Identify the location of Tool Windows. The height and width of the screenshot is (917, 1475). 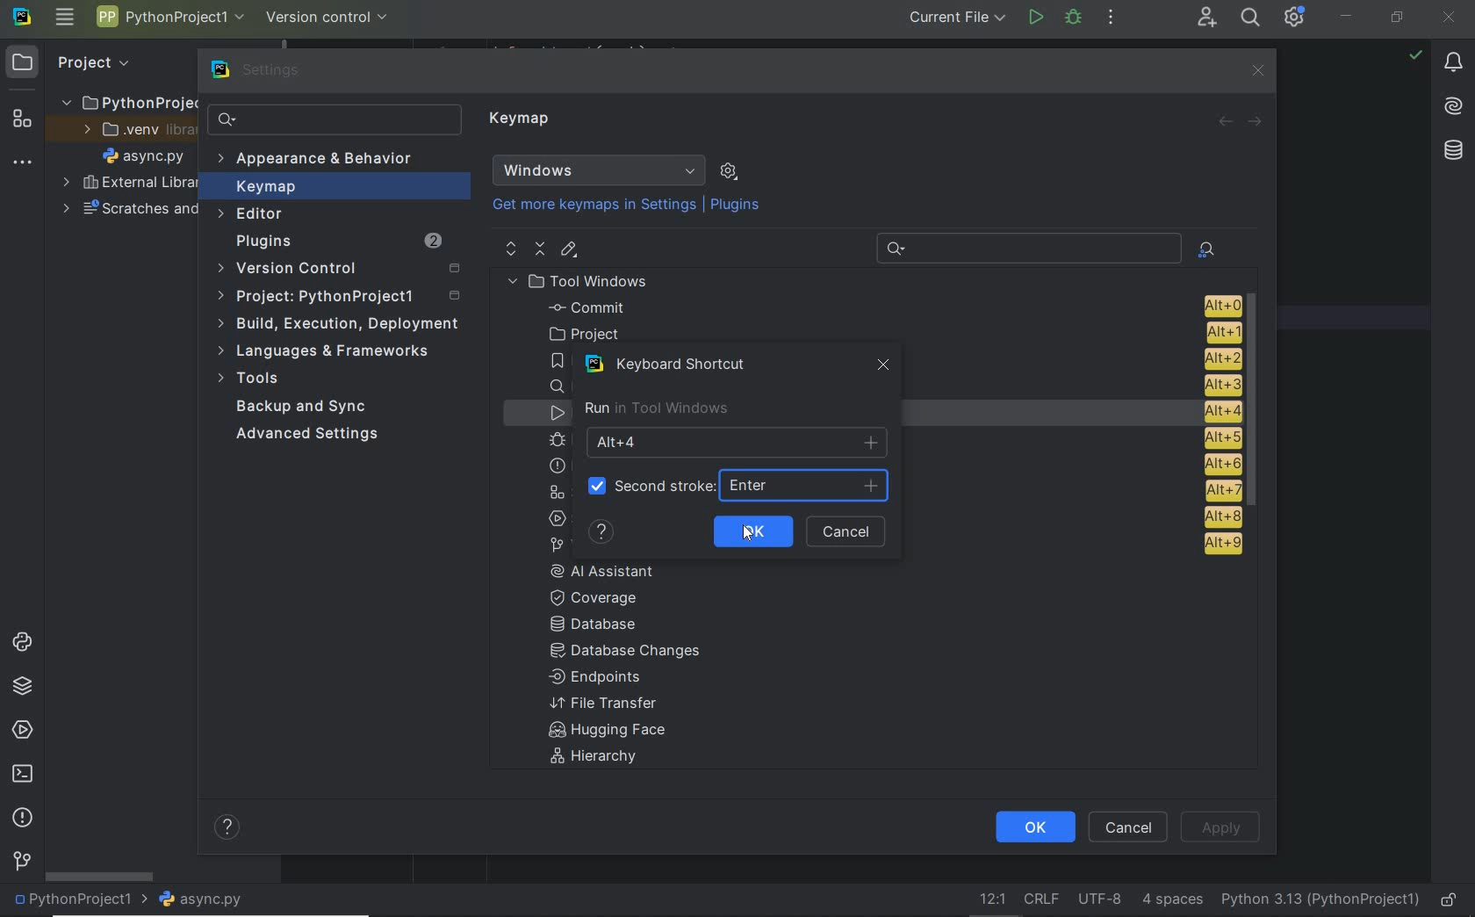
(585, 281).